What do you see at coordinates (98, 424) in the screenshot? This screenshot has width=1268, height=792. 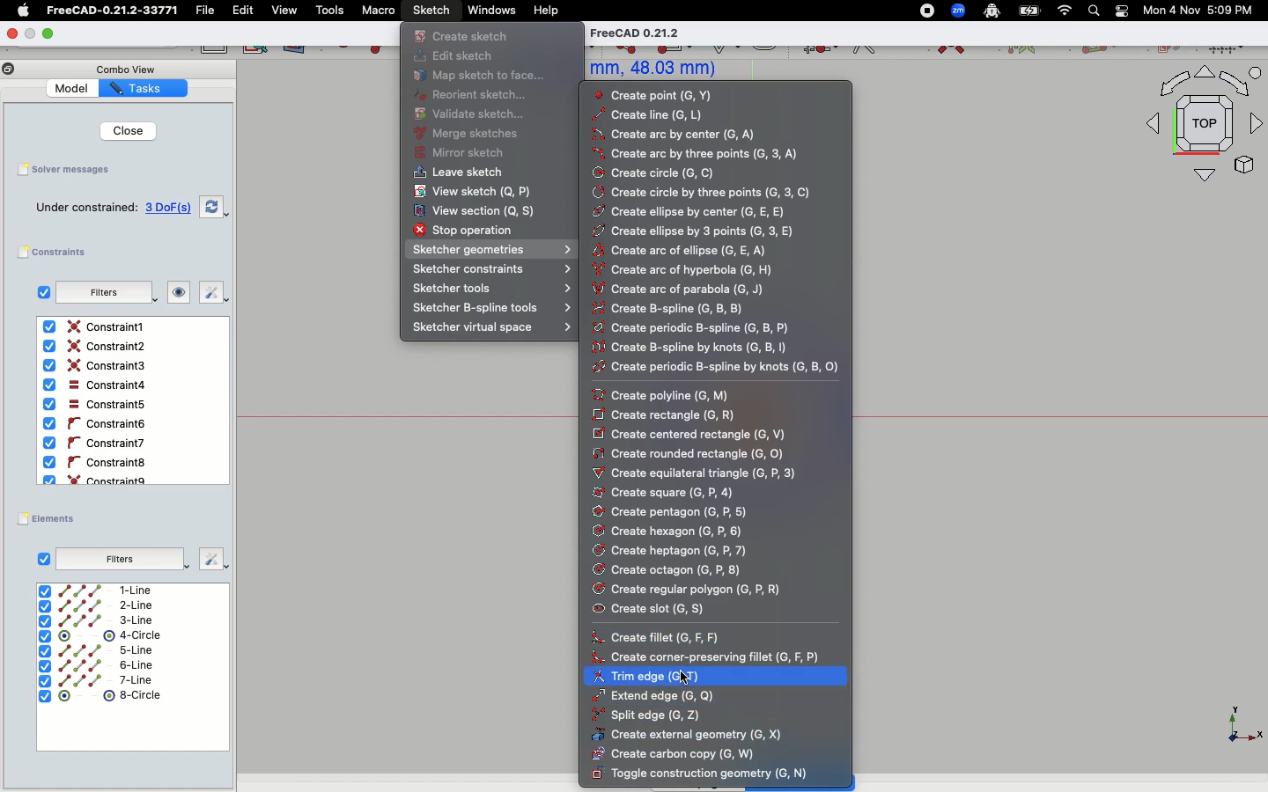 I see `Constaint6` at bounding box center [98, 424].